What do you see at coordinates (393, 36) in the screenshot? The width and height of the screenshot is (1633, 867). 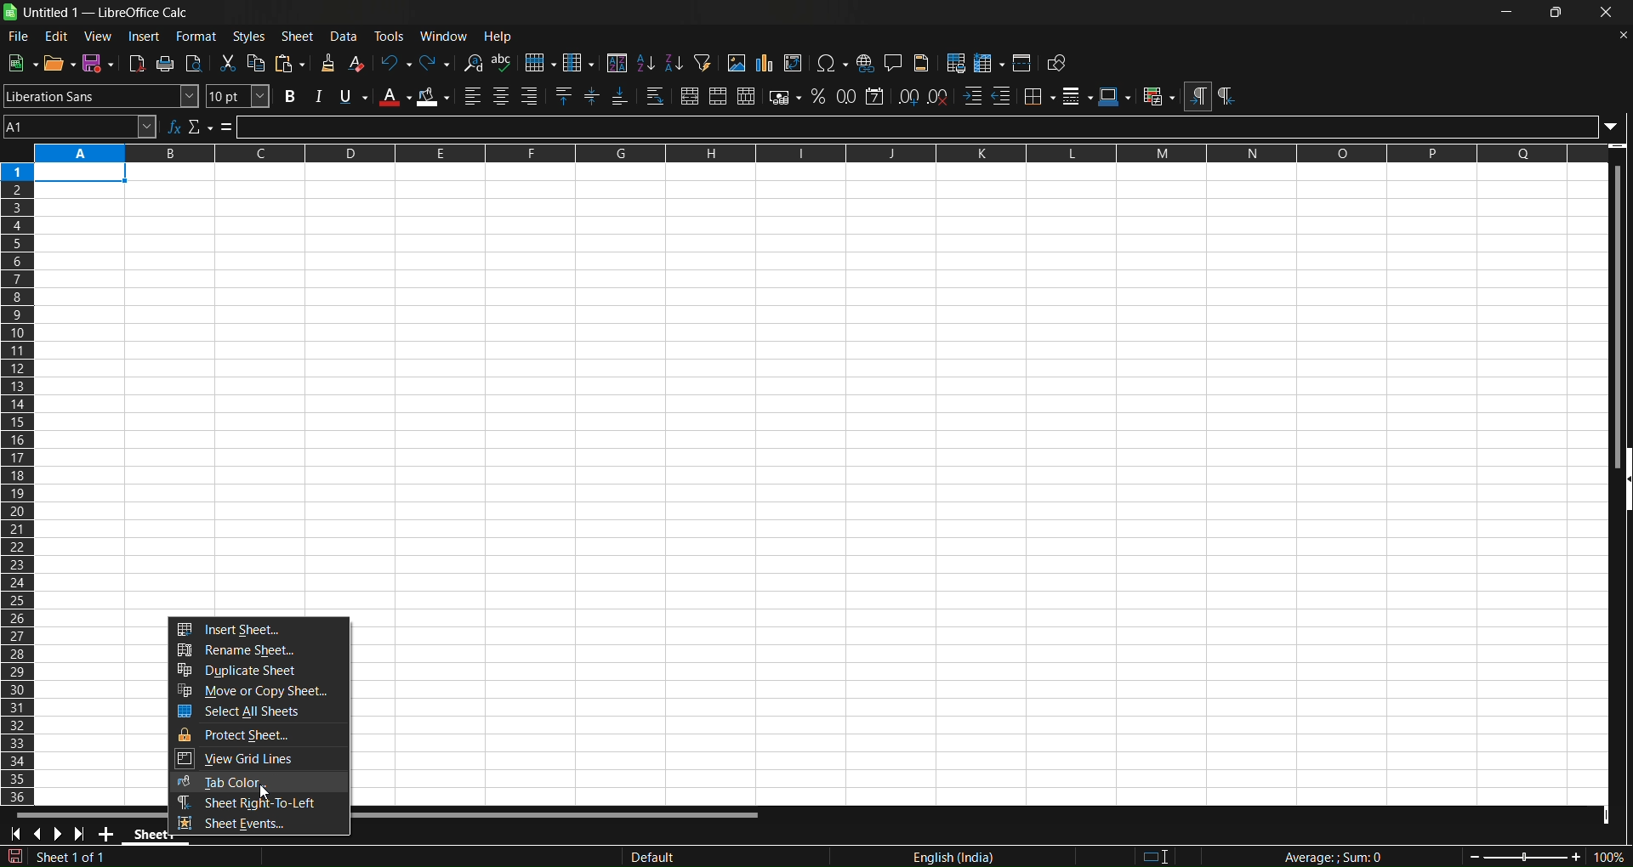 I see `tools` at bounding box center [393, 36].